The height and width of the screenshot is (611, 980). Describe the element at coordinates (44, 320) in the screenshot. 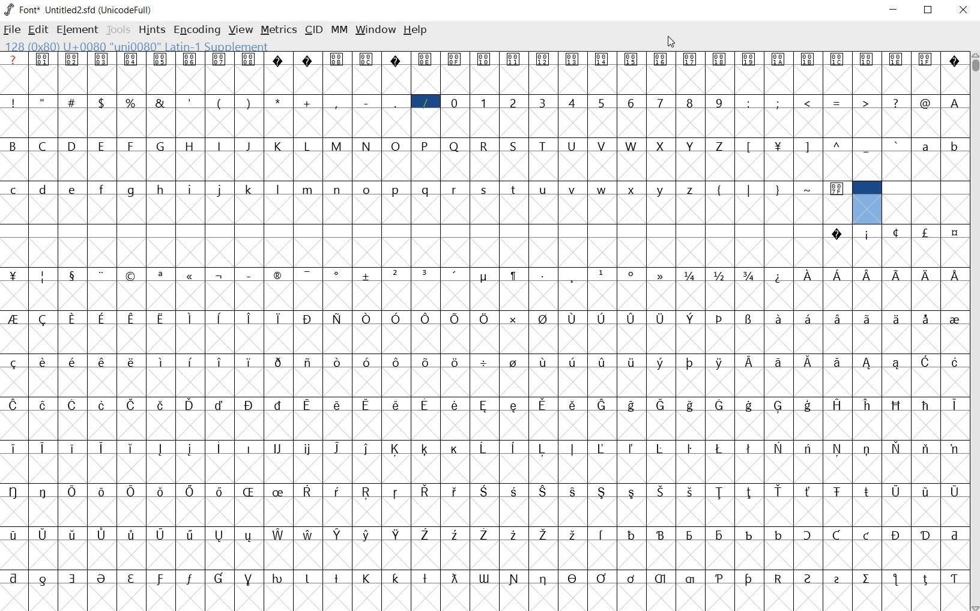

I see `Symbol` at that location.